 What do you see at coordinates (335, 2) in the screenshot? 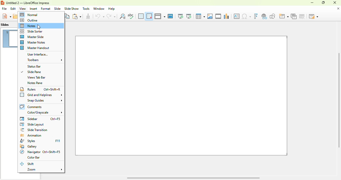
I see `close` at bounding box center [335, 2].